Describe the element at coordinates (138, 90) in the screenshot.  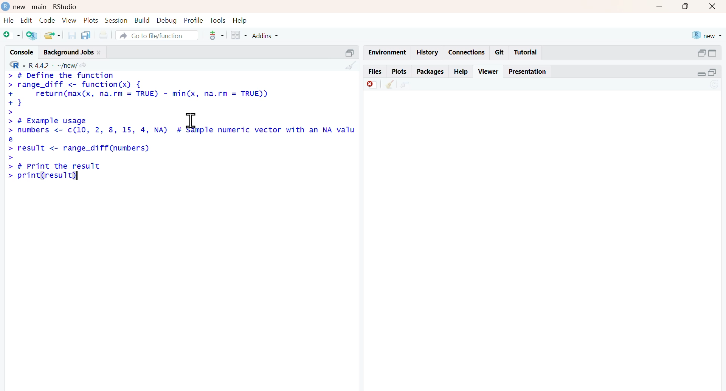
I see `> # Define the function

> range_diff <- function(x) {

+ return(max(x, na.rm = TRUE) - min(x, na.rm = TRUE))
+ }` at that location.